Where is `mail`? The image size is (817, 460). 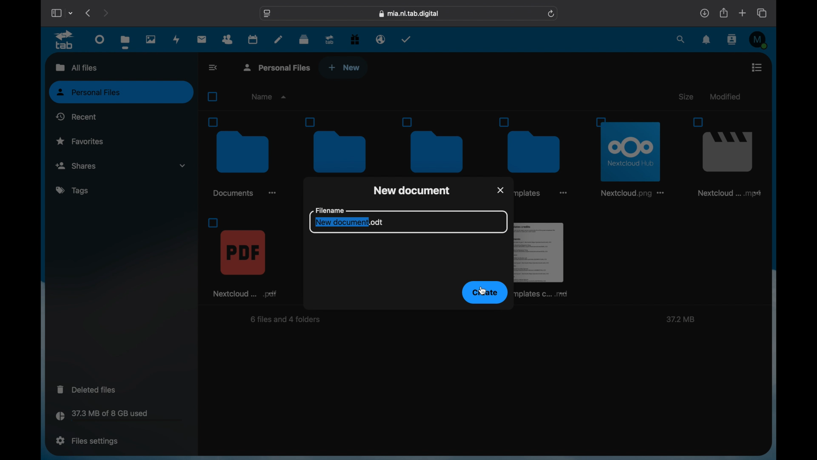 mail is located at coordinates (202, 40).